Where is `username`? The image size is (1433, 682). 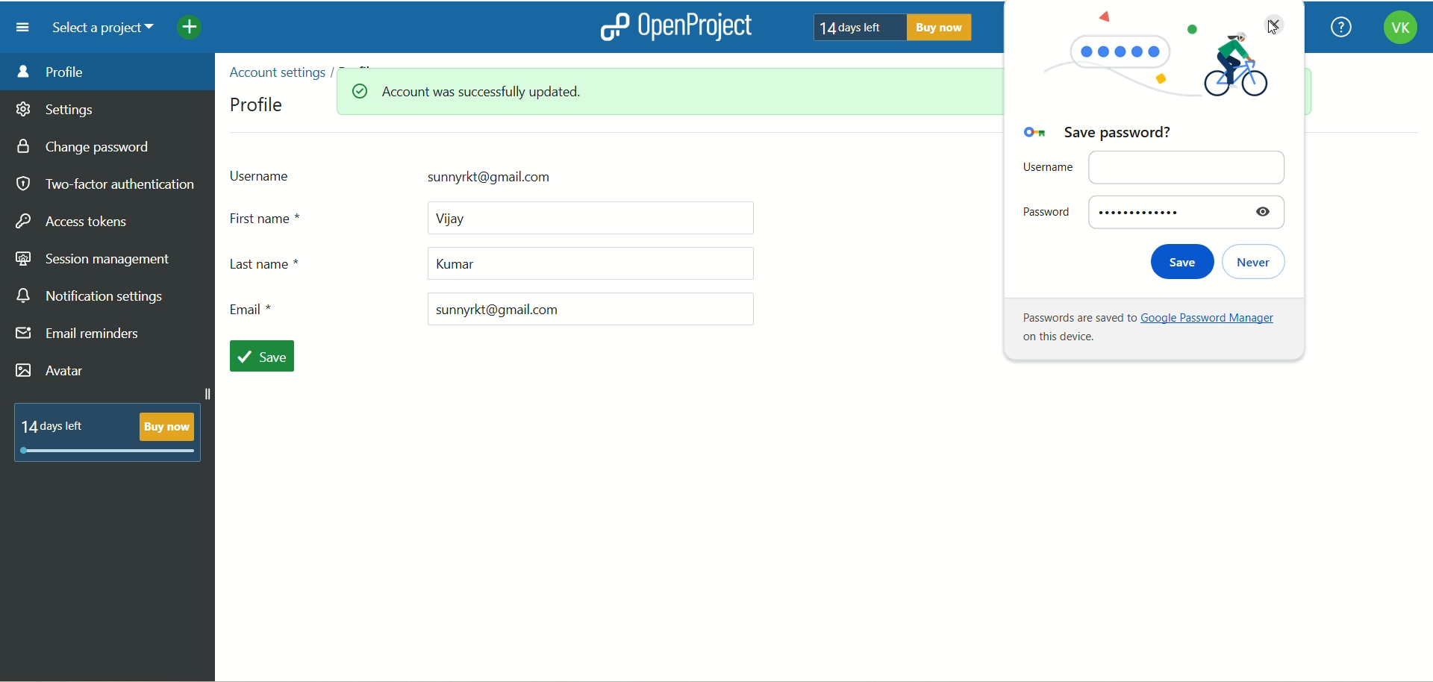
username is located at coordinates (1149, 166).